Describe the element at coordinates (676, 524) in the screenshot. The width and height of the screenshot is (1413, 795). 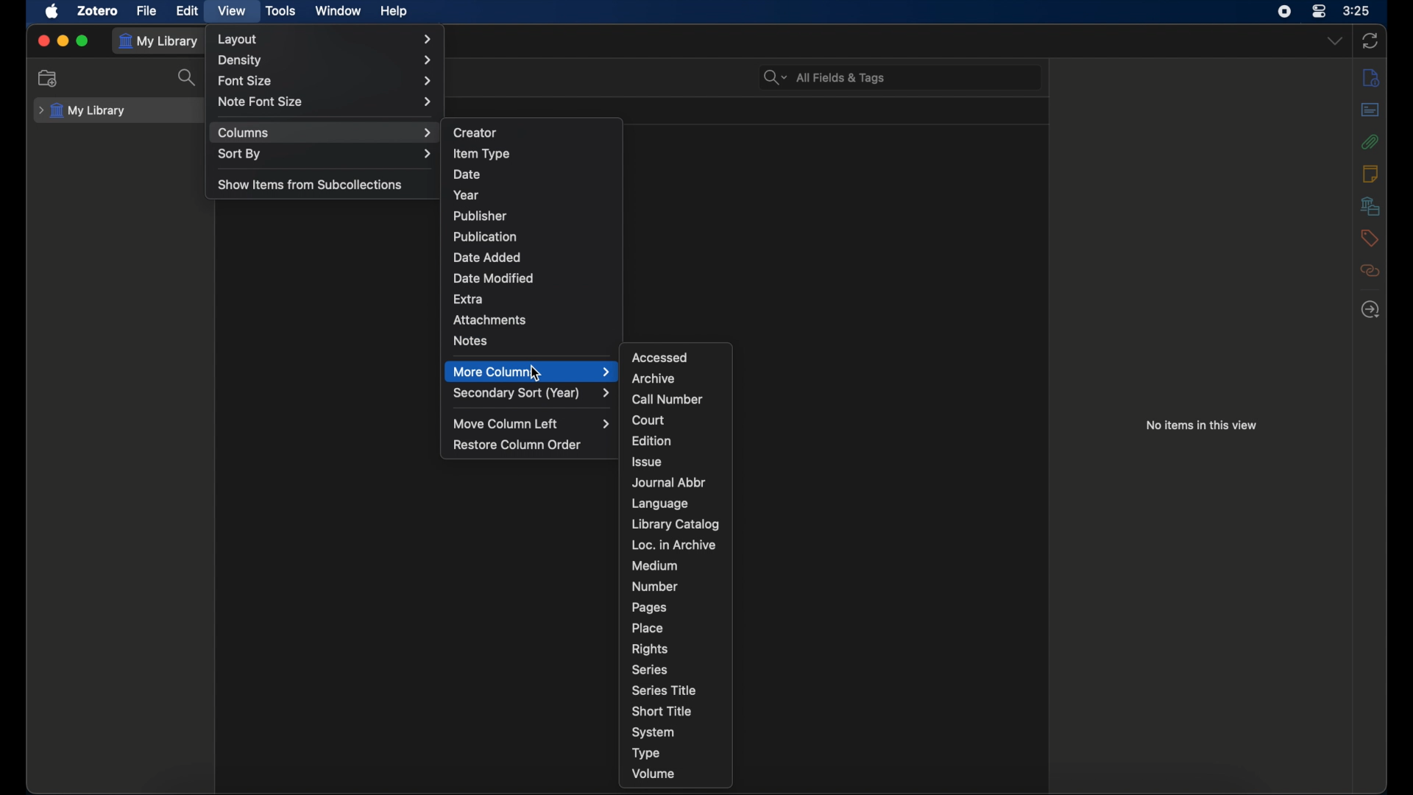
I see `library catalog` at that location.